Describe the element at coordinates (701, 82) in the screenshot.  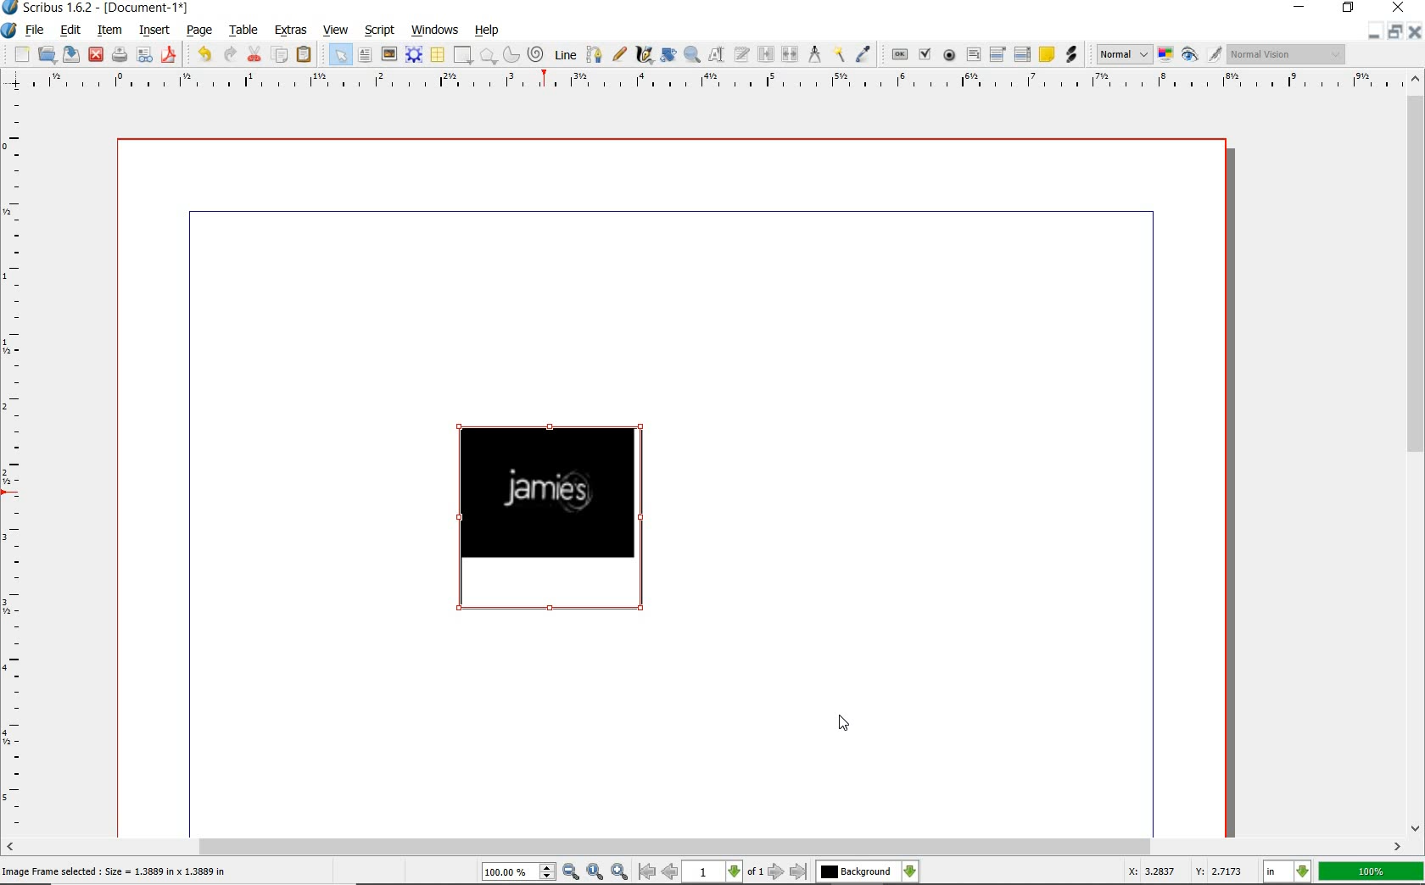
I see `ruler` at that location.